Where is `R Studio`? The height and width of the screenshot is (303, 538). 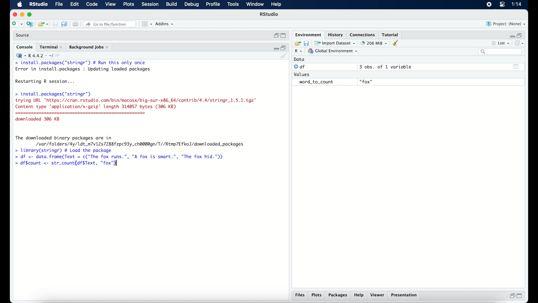 R Studio is located at coordinates (38, 4).